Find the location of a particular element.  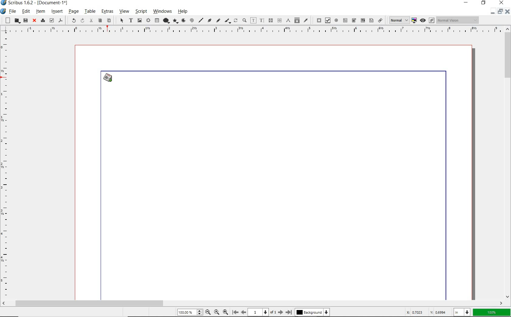

rotate item is located at coordinates (236, 20).